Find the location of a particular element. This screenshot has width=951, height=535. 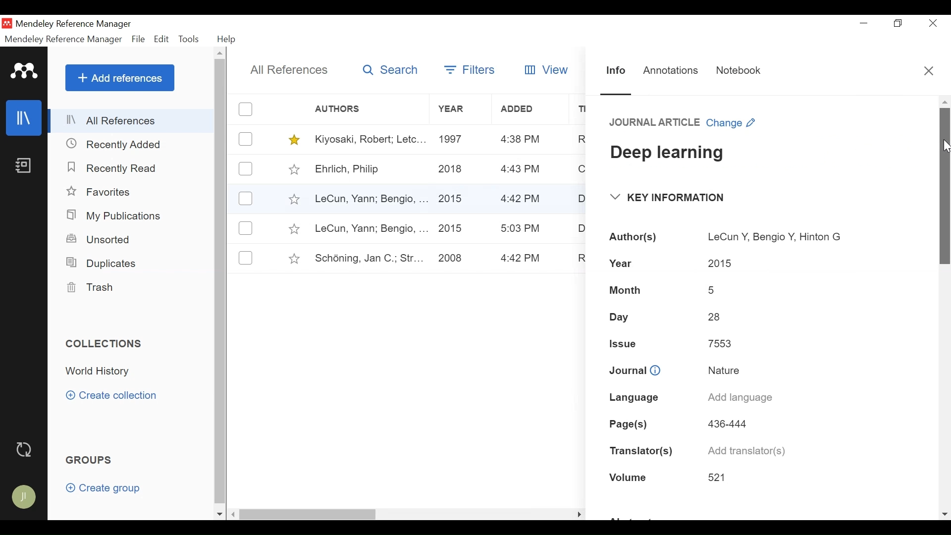

4:43 PM is located at coordinates (521, 169).